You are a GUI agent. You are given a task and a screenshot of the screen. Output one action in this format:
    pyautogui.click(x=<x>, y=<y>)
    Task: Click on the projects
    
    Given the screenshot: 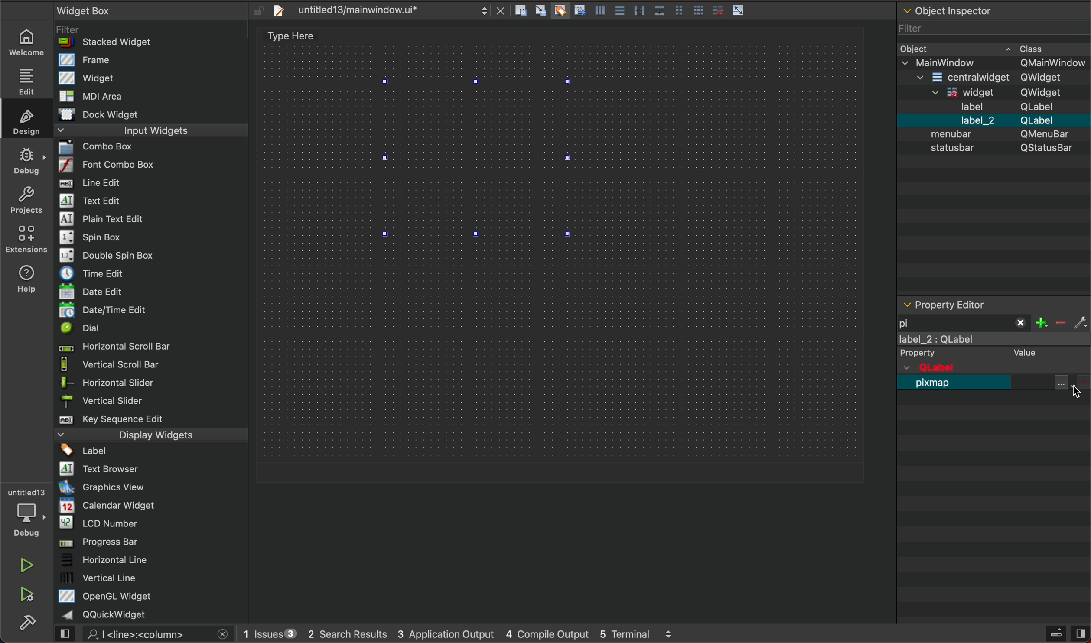 What is the action you would take?
    pyautogui.click(x=25, y=198)
    